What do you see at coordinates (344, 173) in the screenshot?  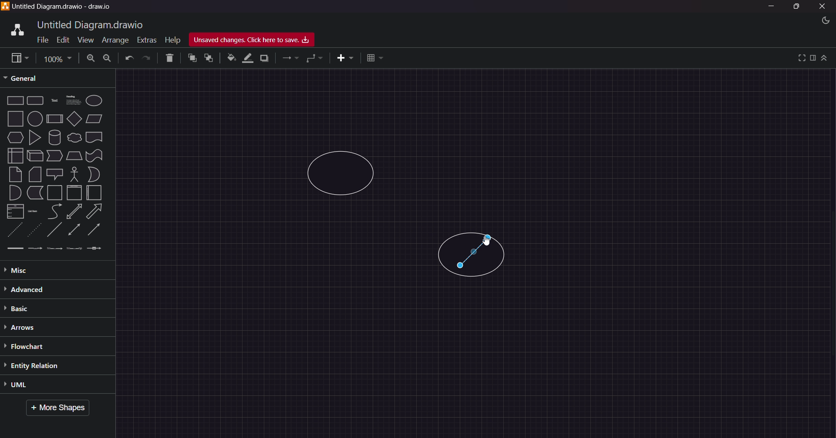 I see `Circle 1` at bounding box center [344, 173].